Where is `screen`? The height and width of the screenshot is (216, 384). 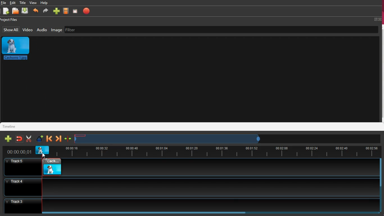 screen is located at coordinates (75, 12).